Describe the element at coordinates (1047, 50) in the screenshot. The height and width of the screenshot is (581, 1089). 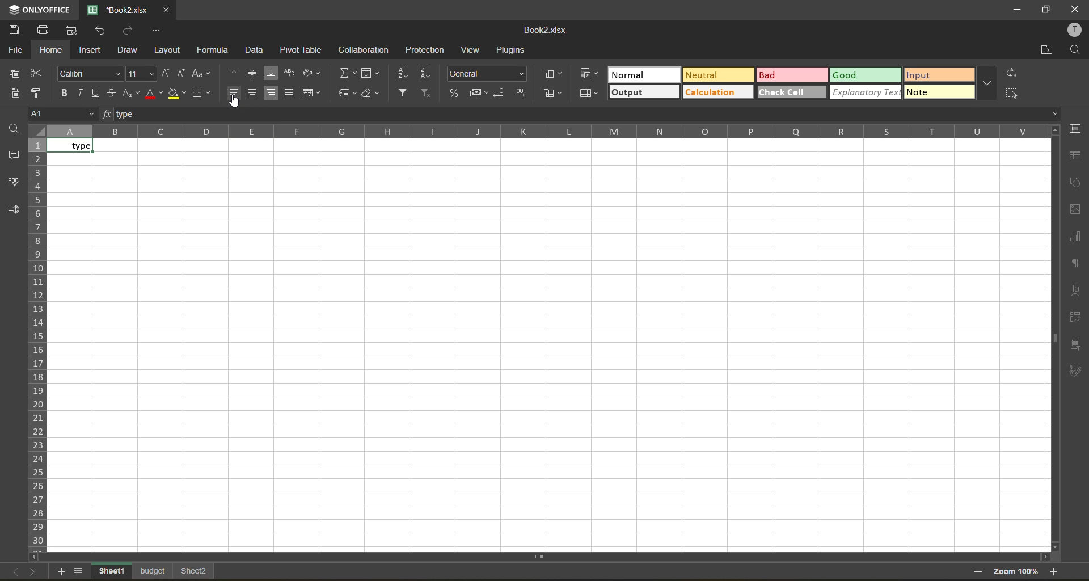
I see `open location` at that location.